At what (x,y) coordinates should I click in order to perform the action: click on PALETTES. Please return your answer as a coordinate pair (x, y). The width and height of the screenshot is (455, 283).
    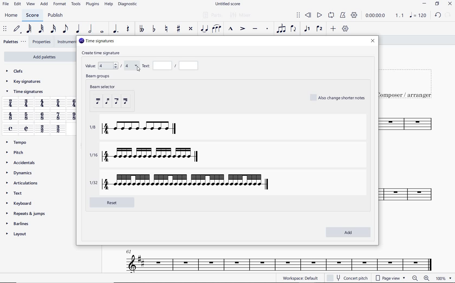
    Looking at the image, I should click on (15, 42).